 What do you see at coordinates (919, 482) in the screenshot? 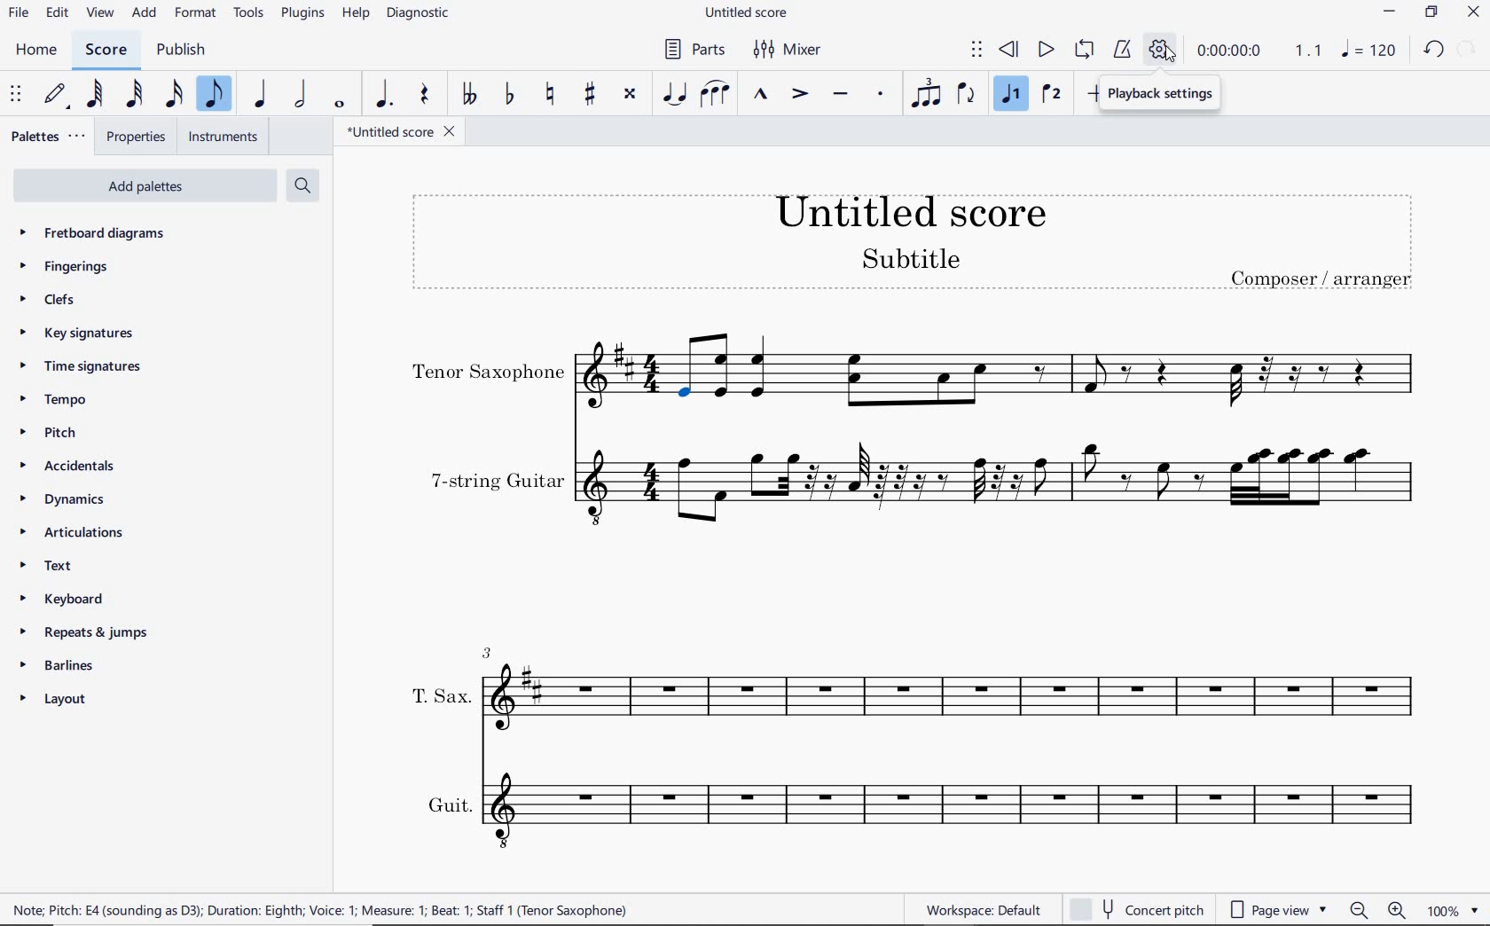
I see `INSTRUMENT: 7-STRING GUITAR` at bounding box center [919, 482].